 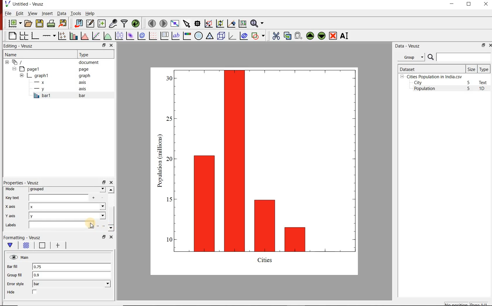 What do you see at coordinates (51, 24) in the screenshot?
I see `print the document` at bounding box center [51, 24].